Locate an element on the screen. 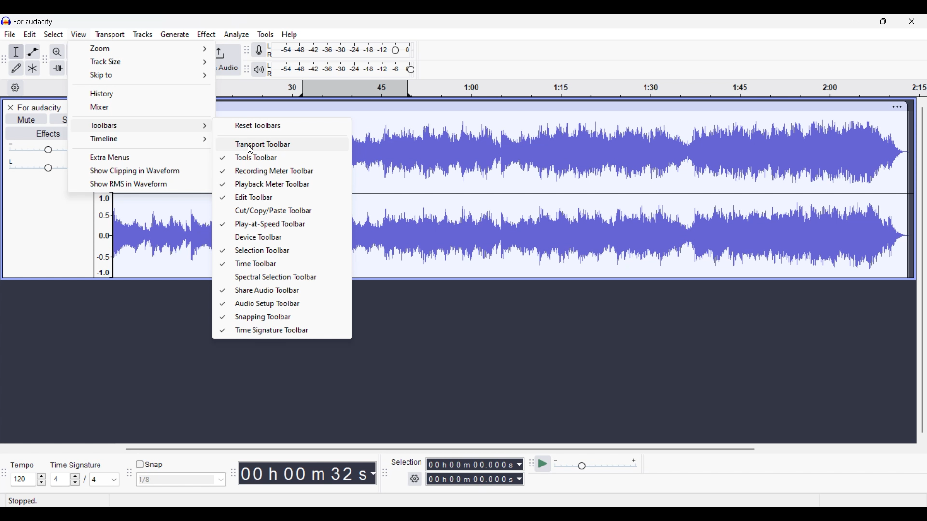  Record meter is located at coordinates (259, 50).